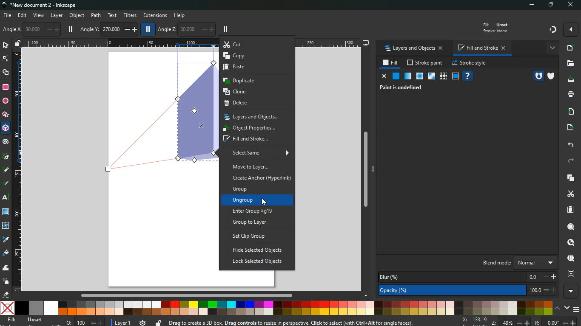  What do you see at coordinates (257, 167) in the screenshot?
I see `move to layer` at bounding box center [257, 167].